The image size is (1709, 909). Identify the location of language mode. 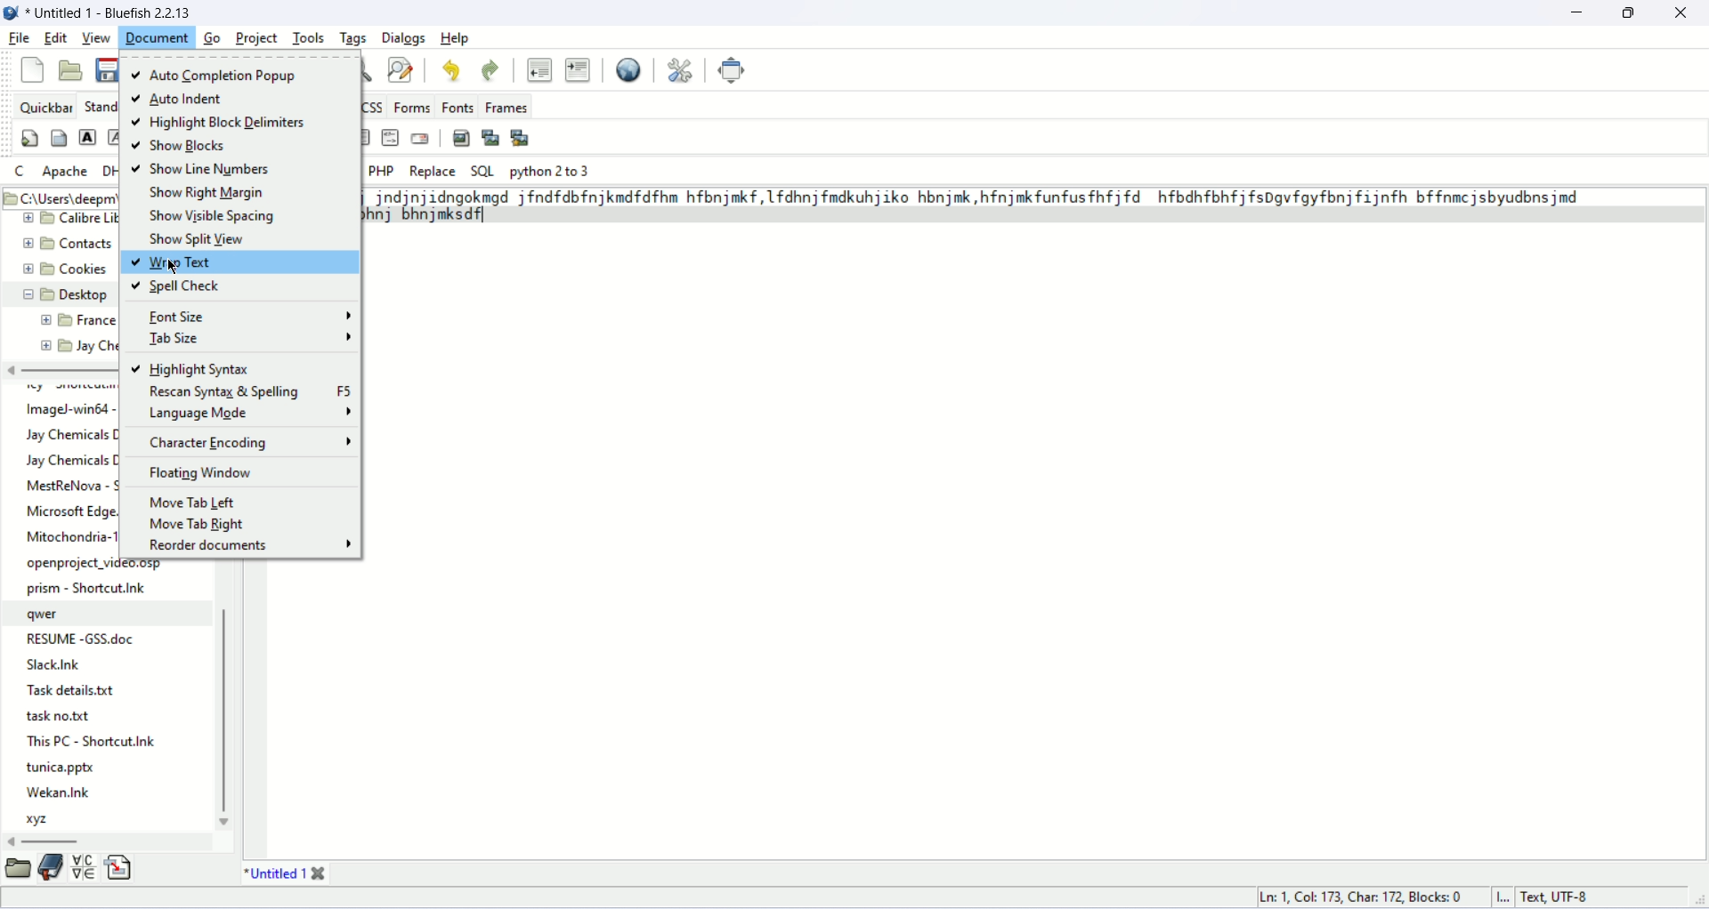
(249, 412).